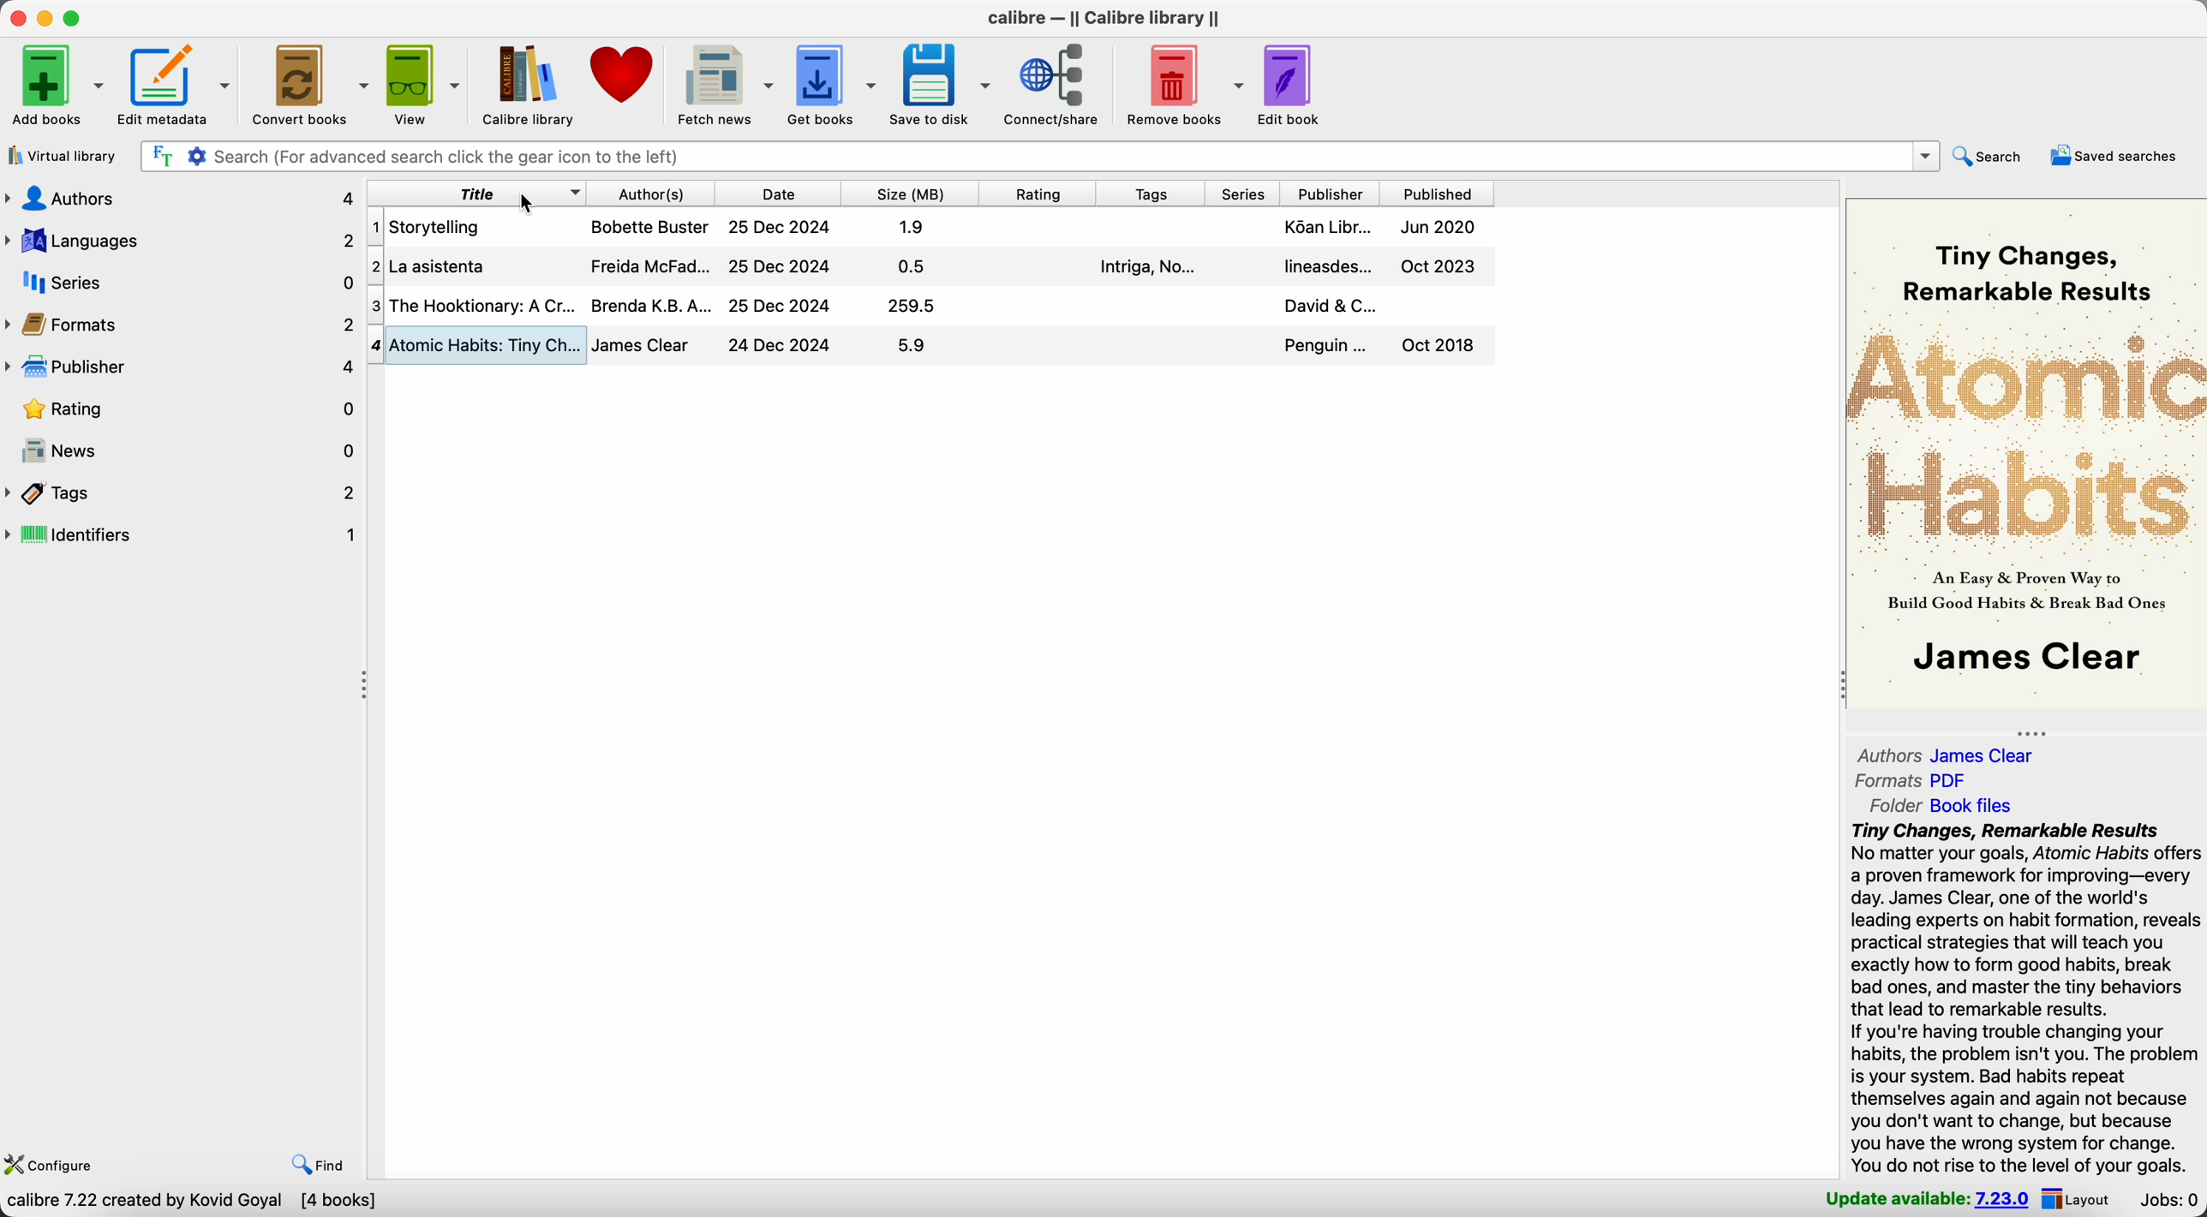 The width and height of the screenshot is (2207, 1217). I want to click on date, so click(780, 194).